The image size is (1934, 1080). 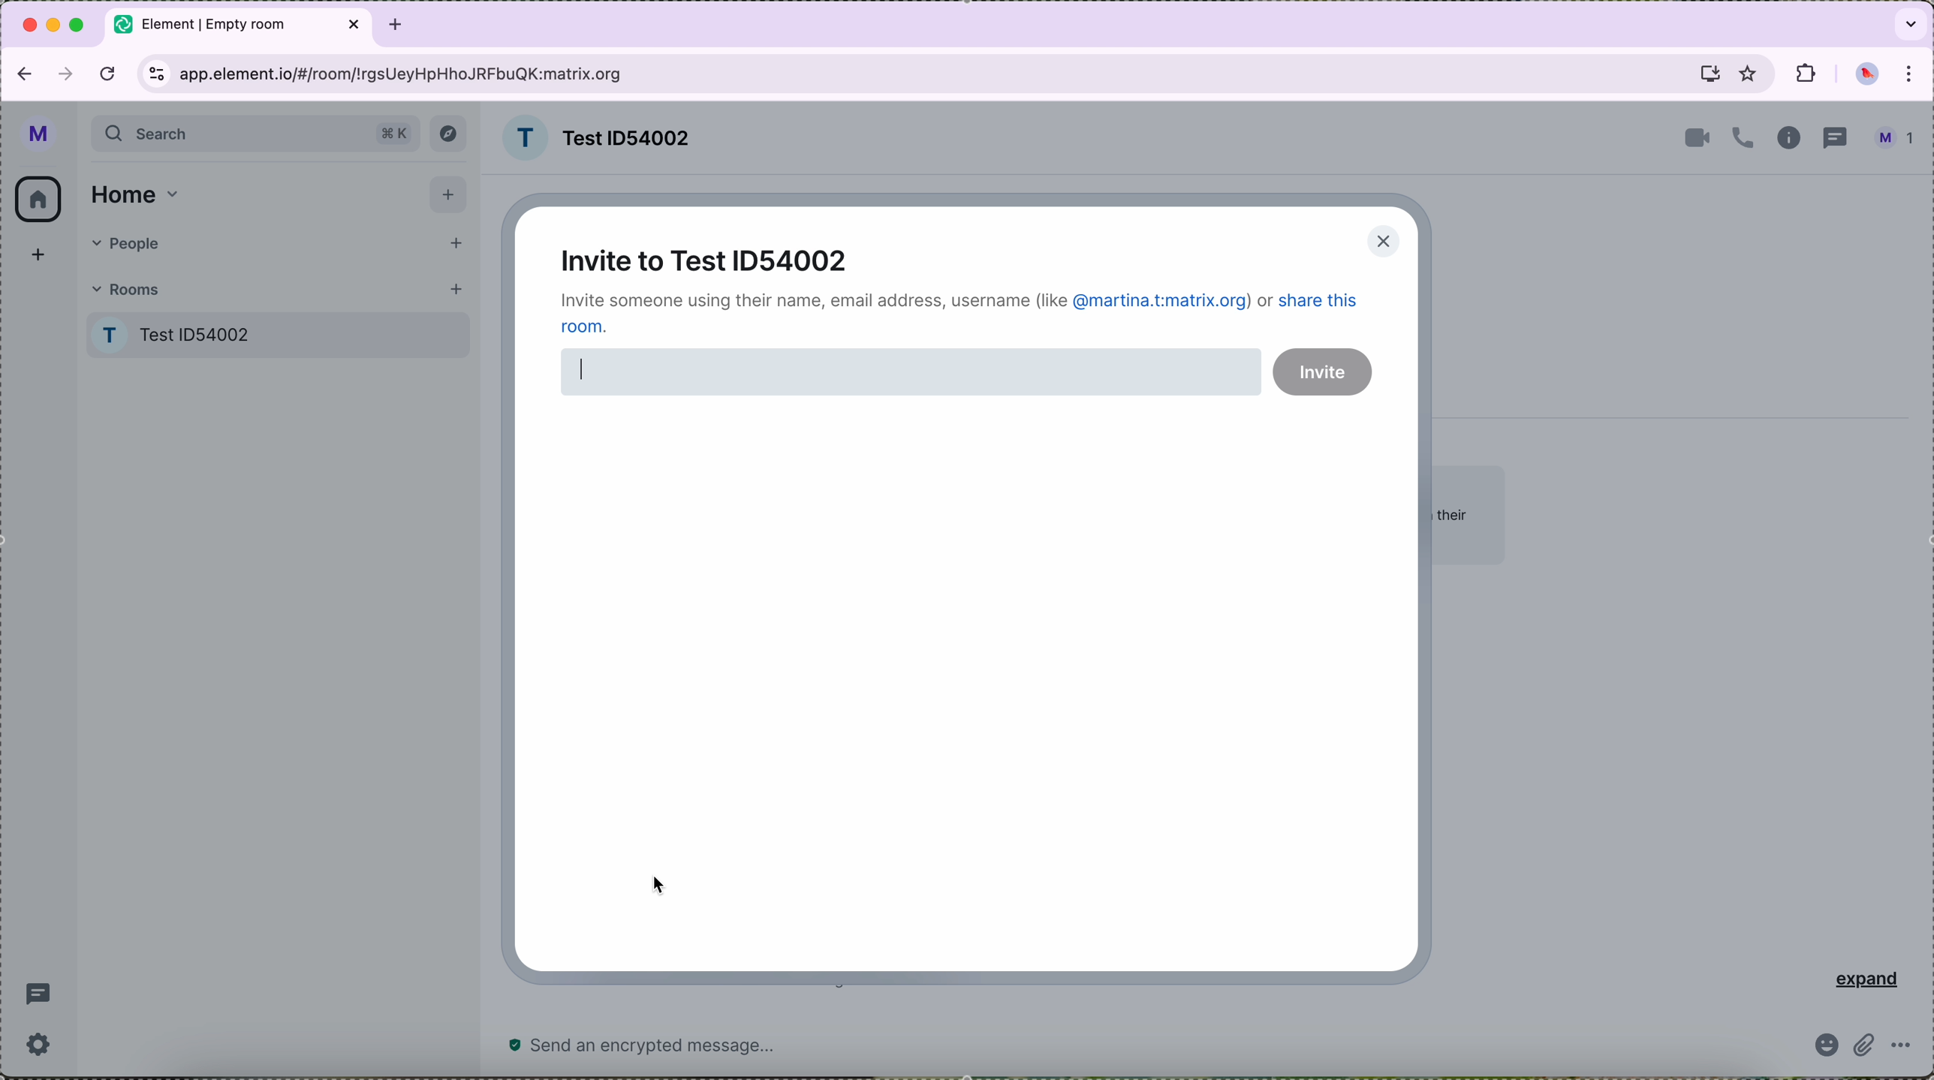 I want to click on extensions, so click(x=1806, y=74).